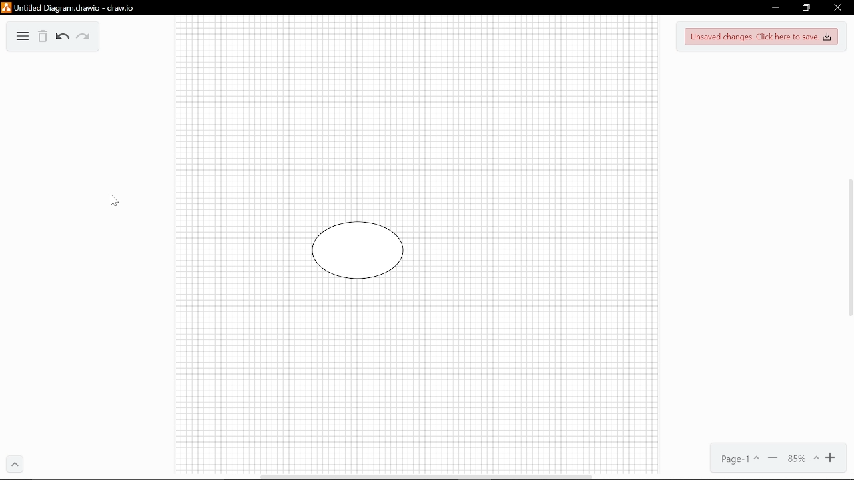 The width and height of the screenshot is (854, 480). I want to click on Current zoom (85%), so click(803, 460).